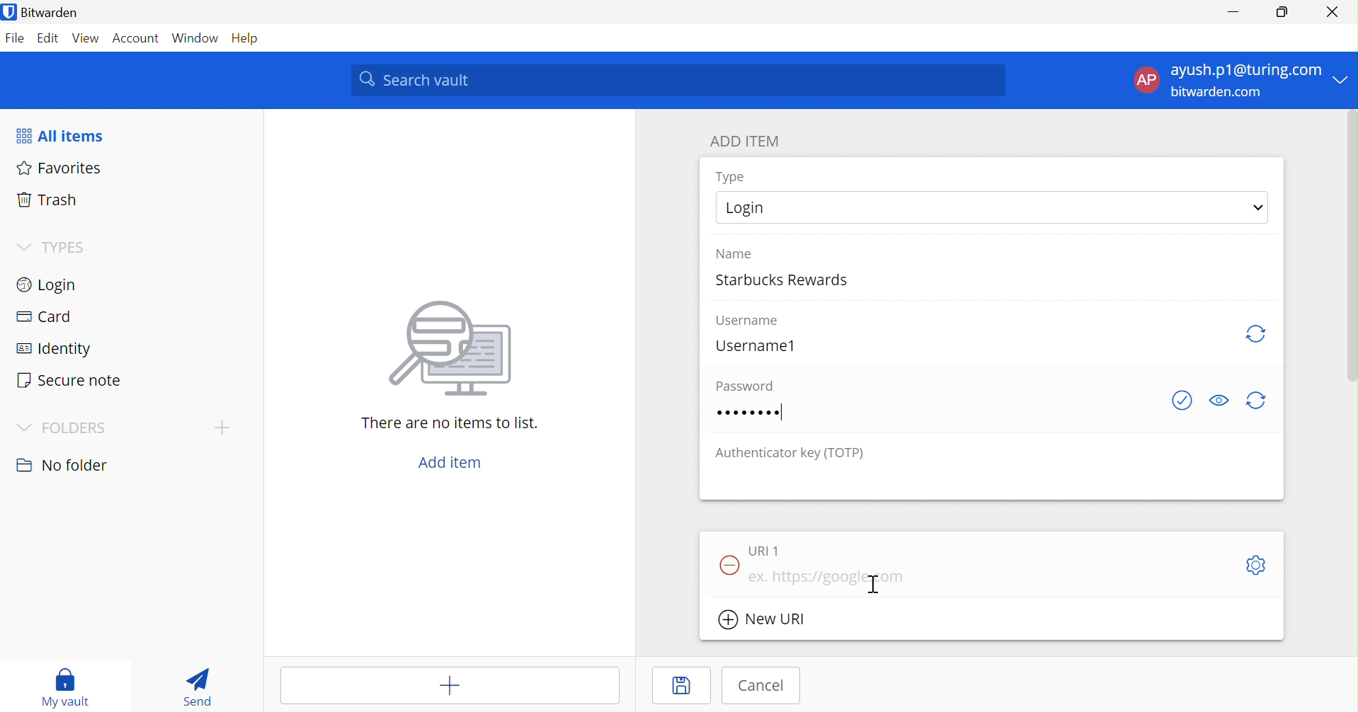 The image size is (1358, 712). What do you see at coordinates (678, 81) in the screenshot?
I see `Search vault` at bounding box center [678, 81].